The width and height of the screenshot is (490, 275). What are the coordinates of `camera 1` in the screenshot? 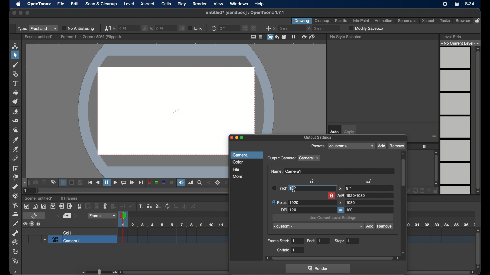 It's located at (83, 239).